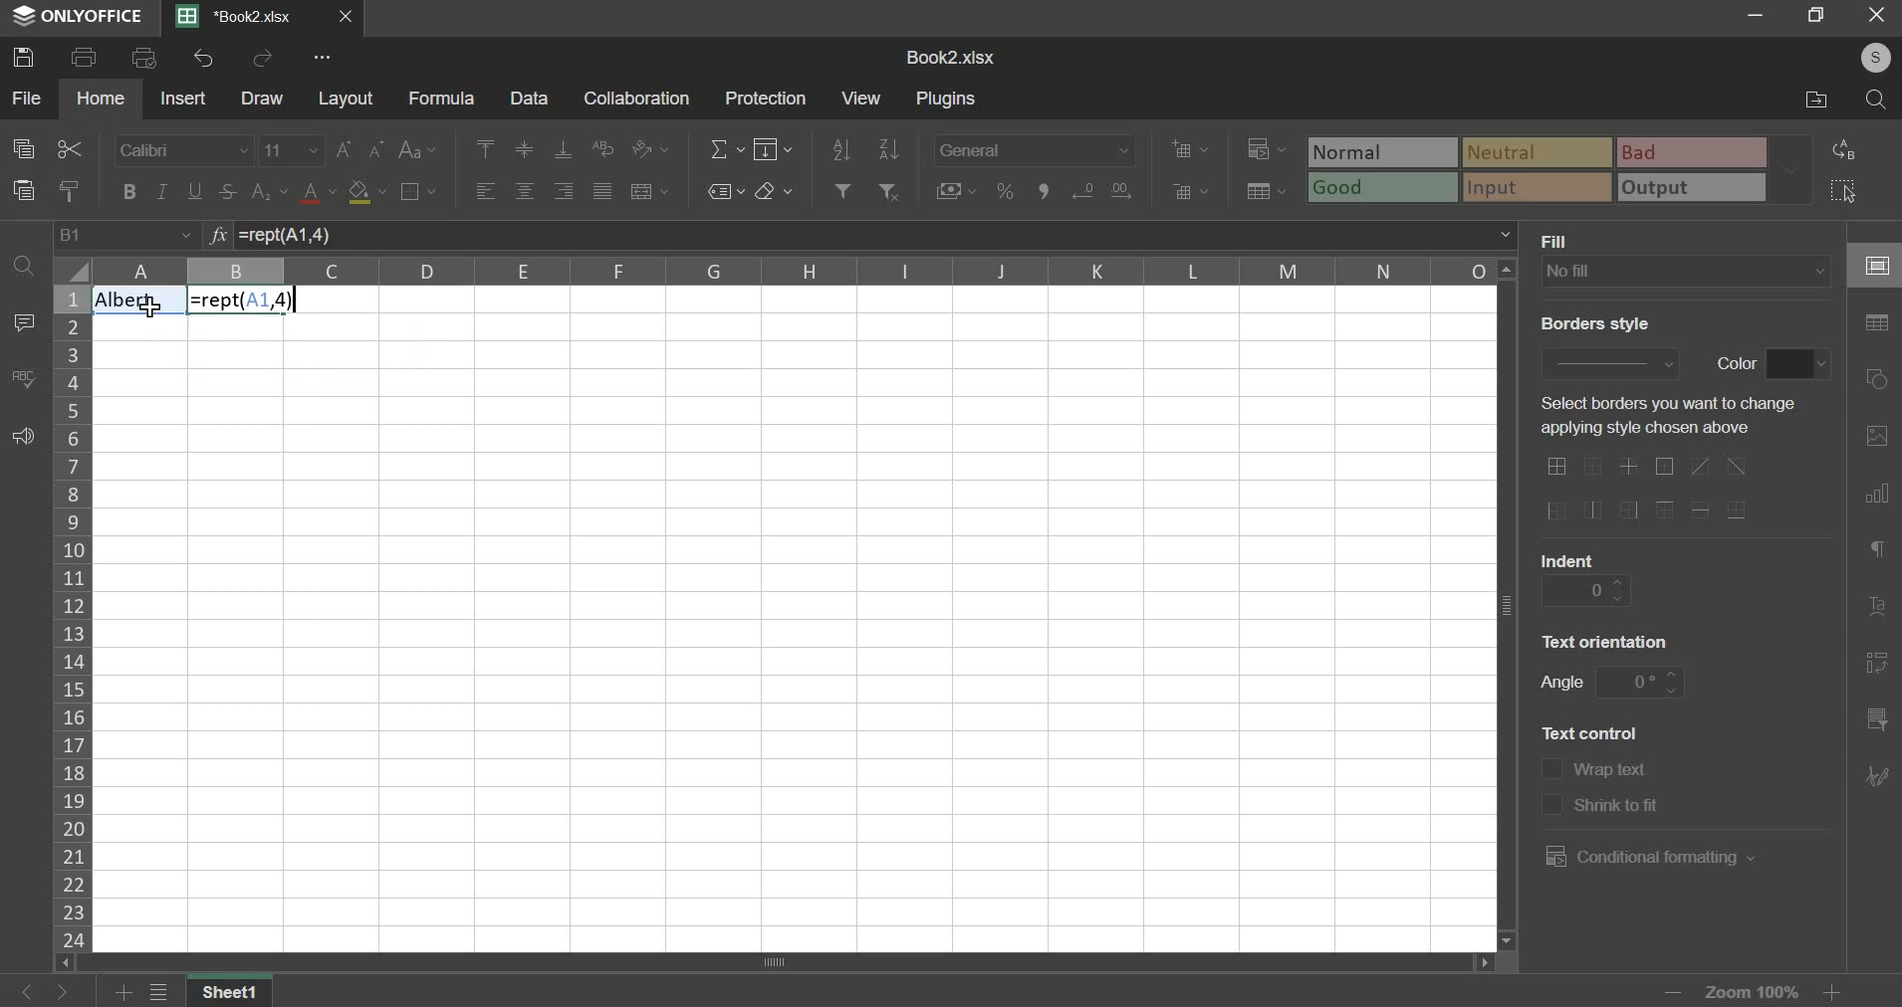  Describe the element at coordinates (1738, 366) in the screenshot. I see `text` at that location.